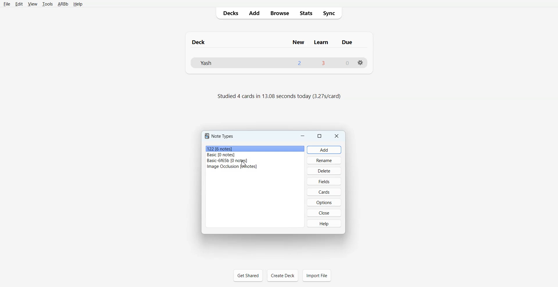 The image size is (558, 287). What do you see at coordinates (317, 275) in the screenshot?
I see `Import File` at bounding box center [317, 275].